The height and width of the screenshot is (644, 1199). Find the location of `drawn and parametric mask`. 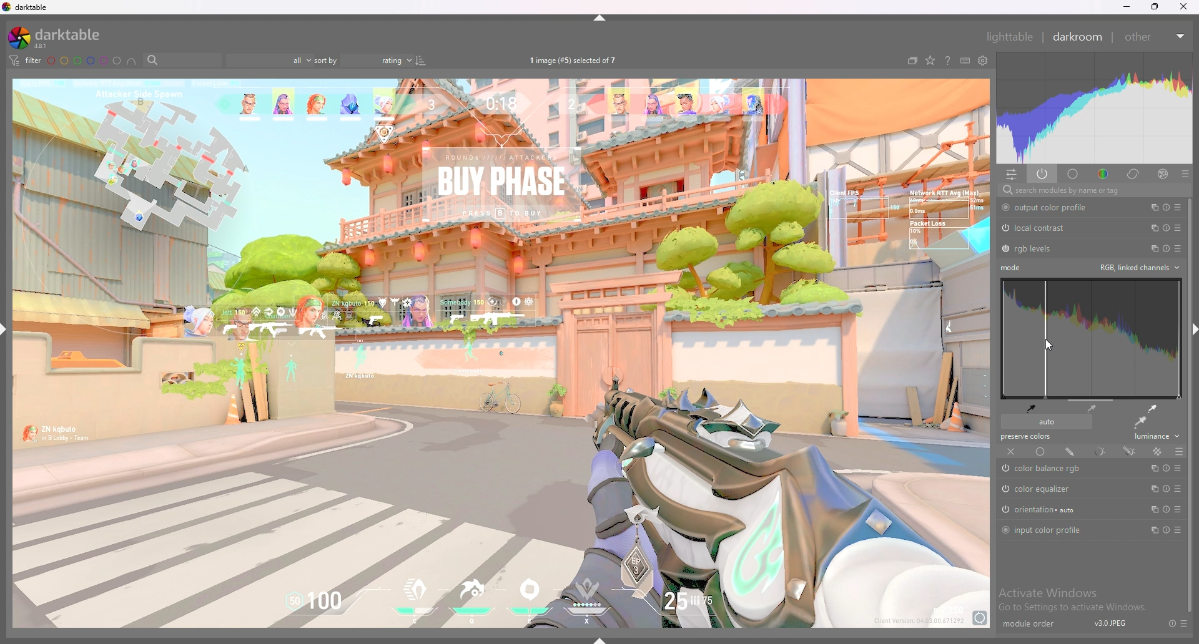

drawn and parametric mask is located at coordinates (1130, 451).